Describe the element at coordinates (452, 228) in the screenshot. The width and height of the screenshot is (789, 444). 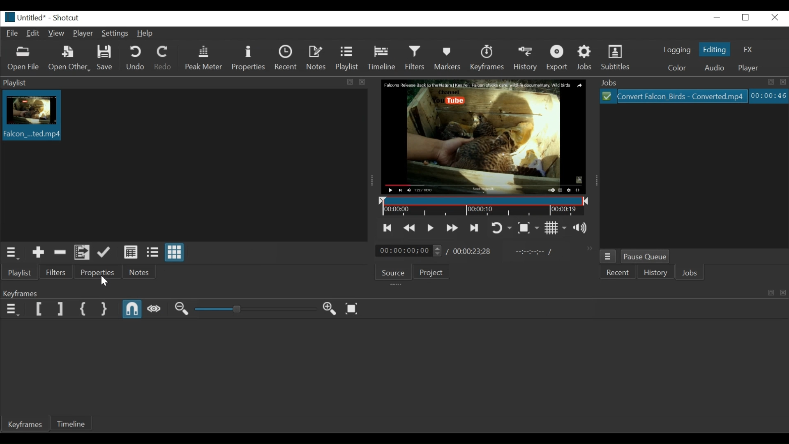
I see `Play quickly forward` at that location.